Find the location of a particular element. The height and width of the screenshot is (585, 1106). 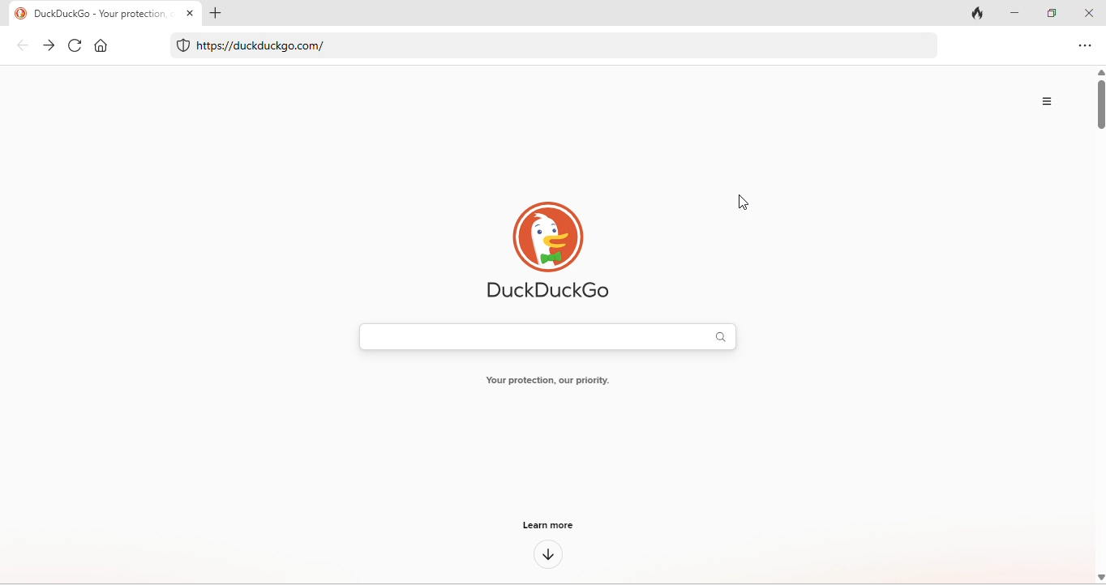

refresh is located at coordinates (74, 47).